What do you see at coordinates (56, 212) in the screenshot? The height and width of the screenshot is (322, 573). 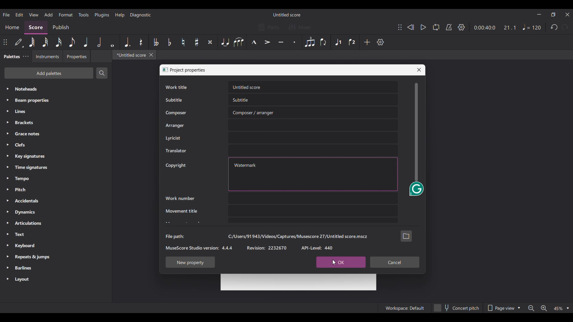 I see `Dynamics` at bounding box center [56, 212].